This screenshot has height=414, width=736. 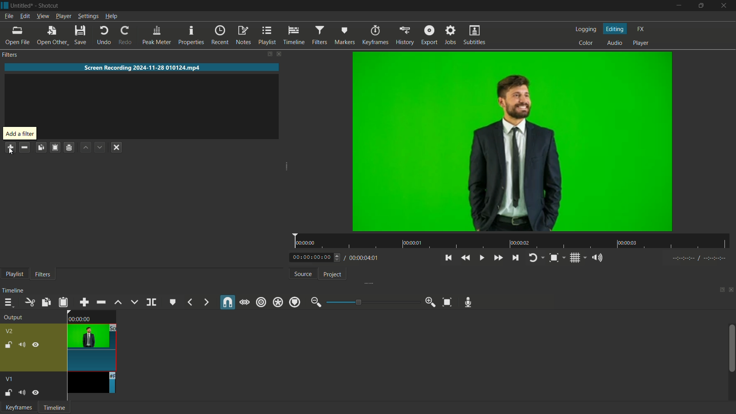 What do you see at coordinates (245, 302) in the screenshot?
I see `scrub while dragging` at bounding box center [245, 302].